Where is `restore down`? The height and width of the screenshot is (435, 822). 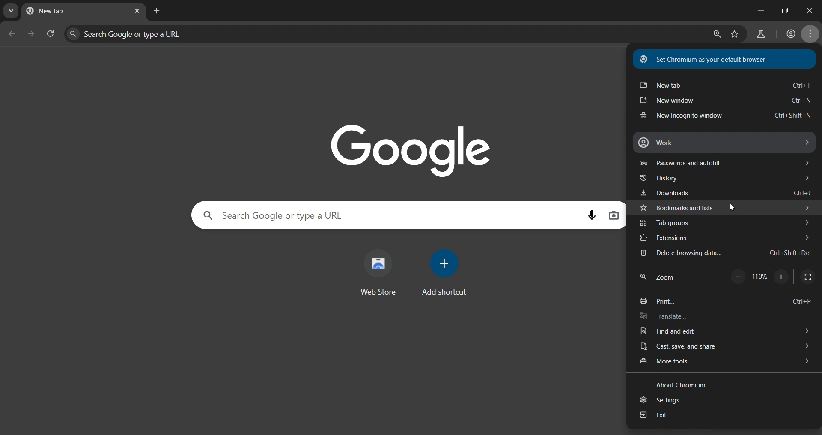
restore down is located at coordinates (782, 10).